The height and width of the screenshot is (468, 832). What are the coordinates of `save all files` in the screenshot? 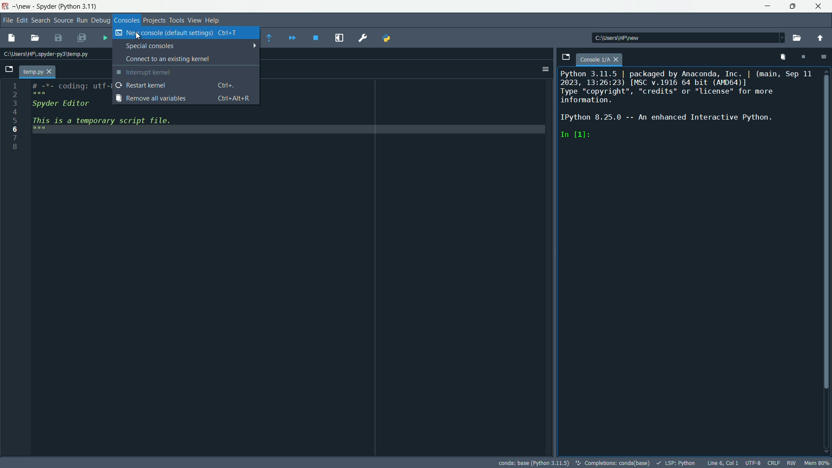 It's located at (82, 38).